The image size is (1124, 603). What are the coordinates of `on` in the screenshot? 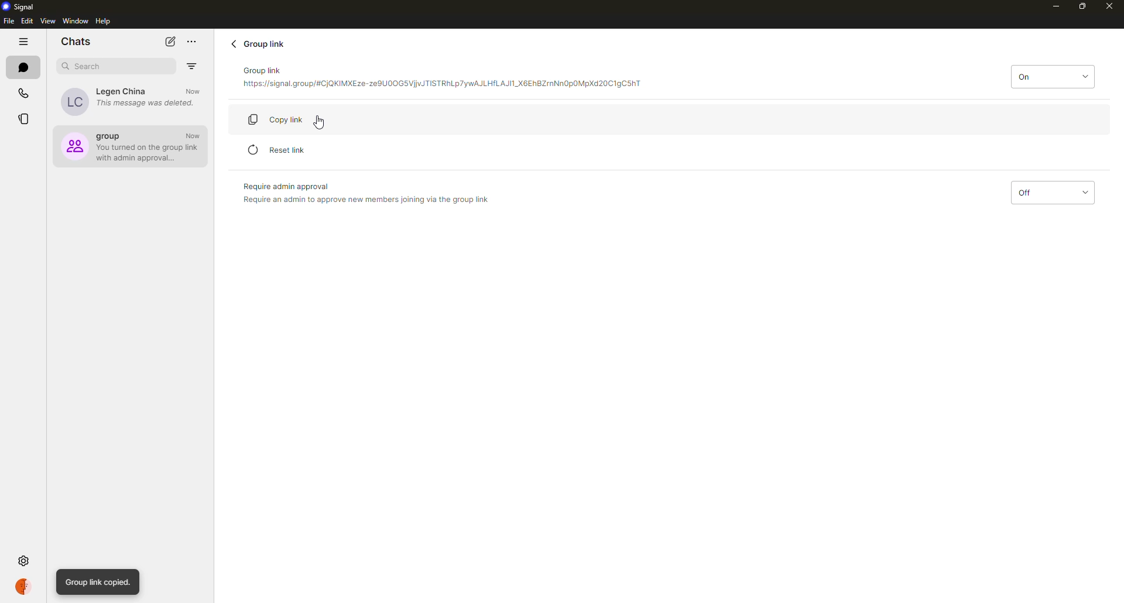 It's located at (1052, 76).